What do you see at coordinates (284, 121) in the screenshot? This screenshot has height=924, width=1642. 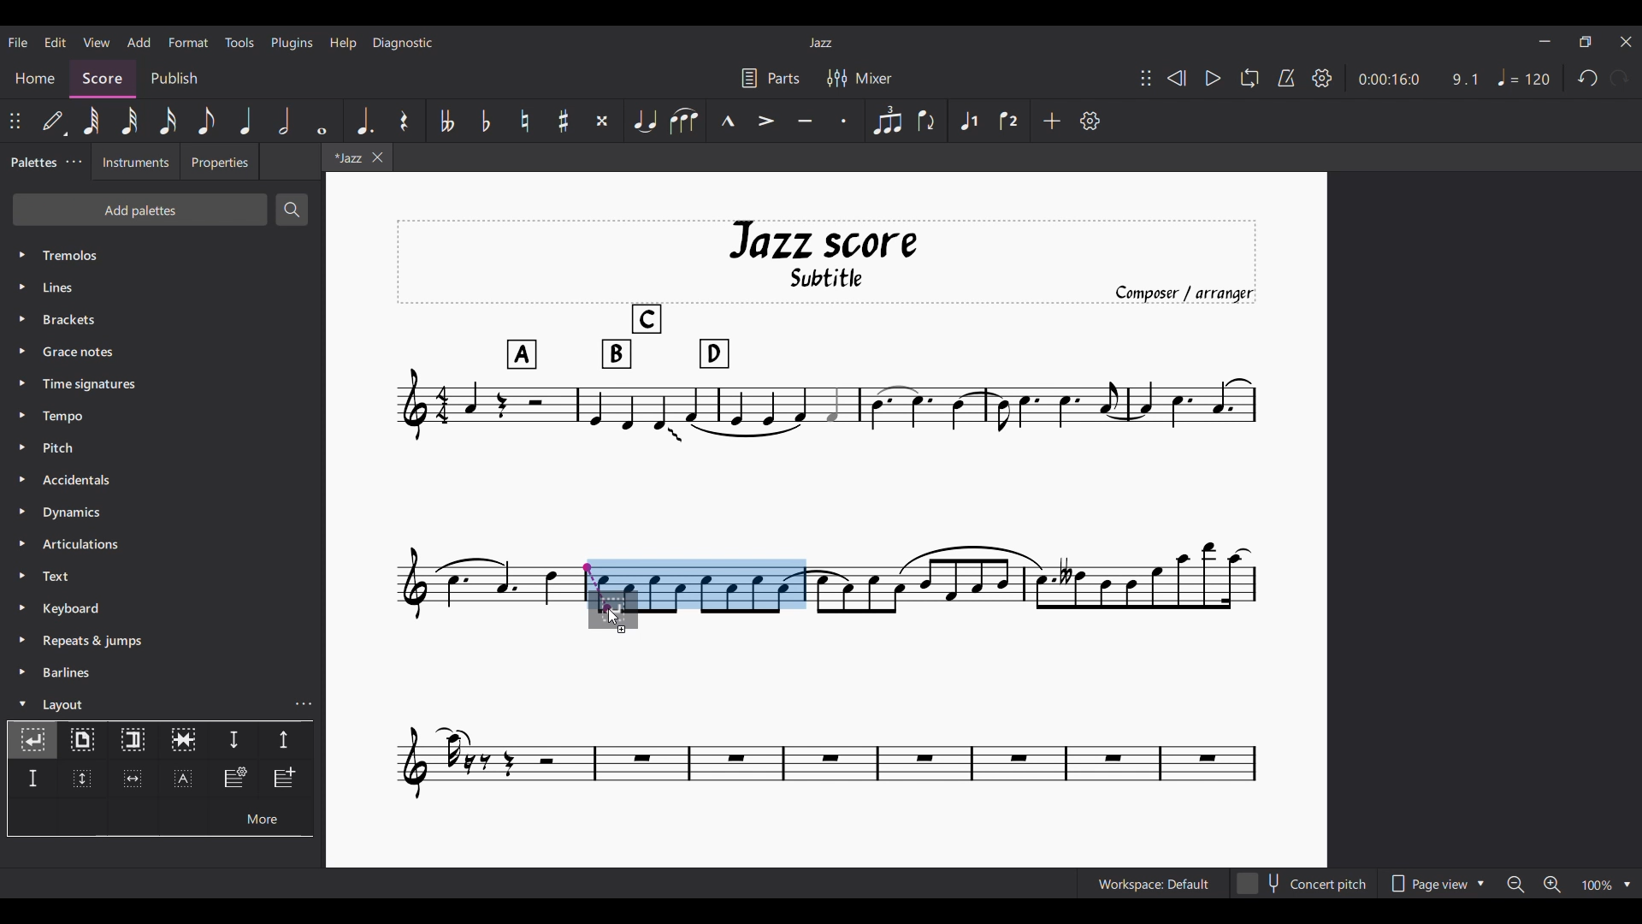 I see `Half note` at bounding box center [284, 121].